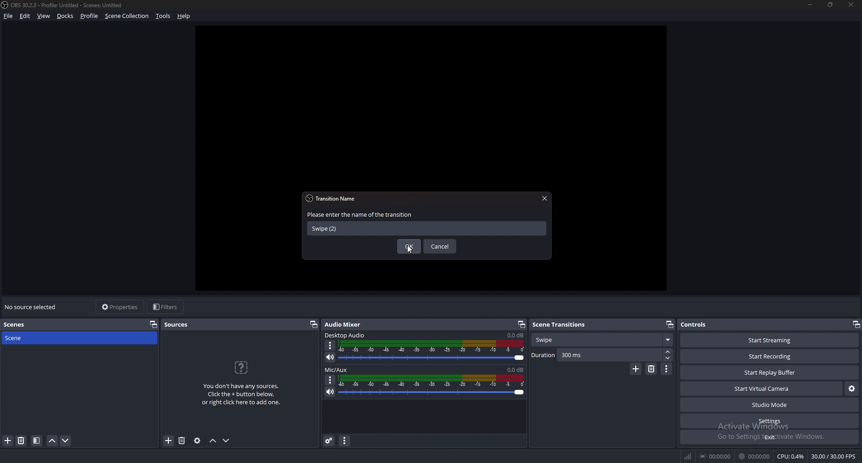 The height and width of the screenshot is (463, 862). I want to click on pop out, so click(313, 325).